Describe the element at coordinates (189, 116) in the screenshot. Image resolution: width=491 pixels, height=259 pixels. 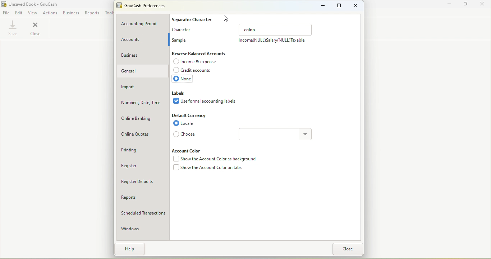
I see `Default Currency` at that location.